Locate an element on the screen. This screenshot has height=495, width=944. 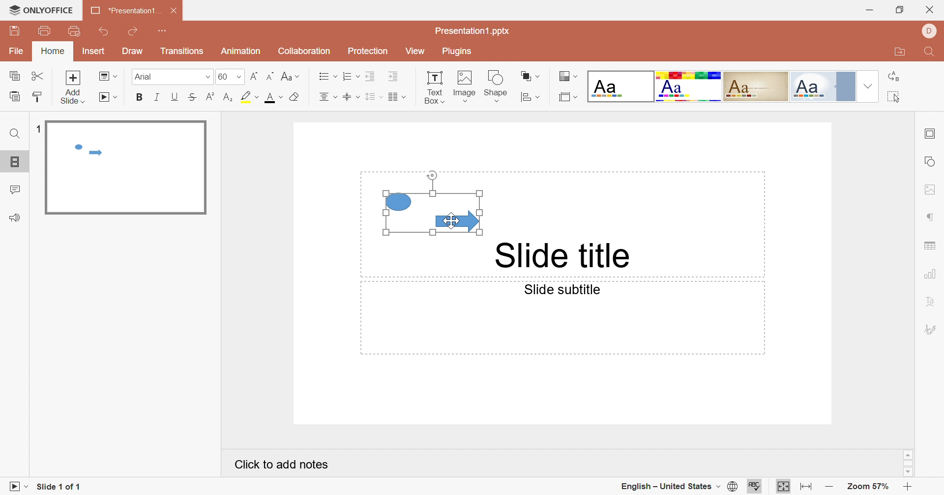
Plugins is located at coordinates (458, 53).